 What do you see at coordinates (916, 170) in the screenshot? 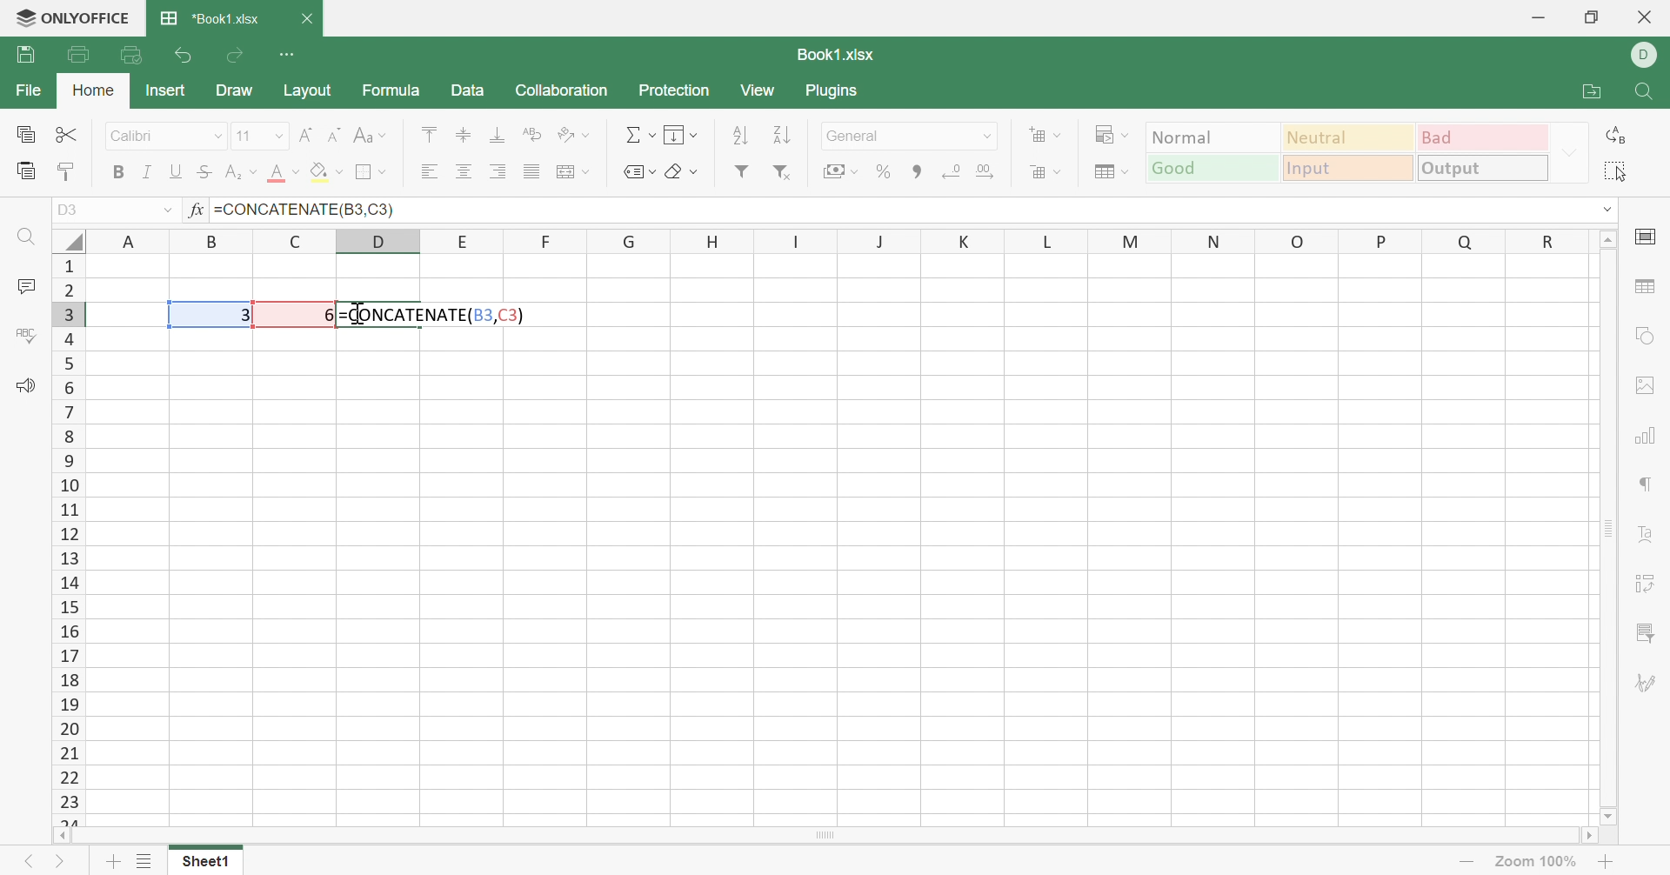
I see `Comma style` at bounding box center [916, 170].